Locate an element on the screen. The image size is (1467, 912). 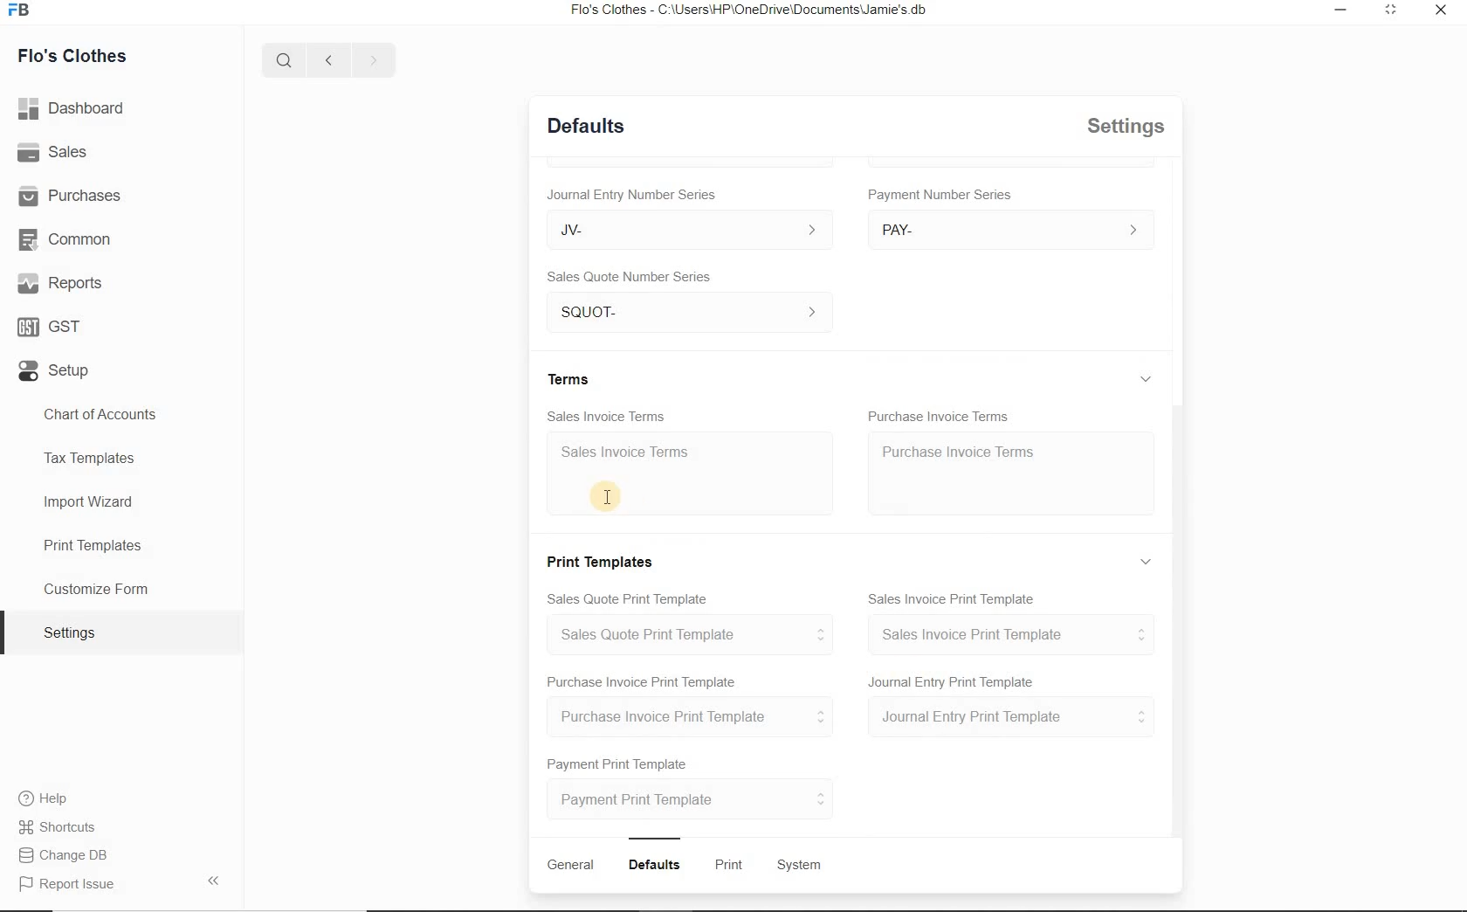
Expand is located at coordinates (1147, 379).